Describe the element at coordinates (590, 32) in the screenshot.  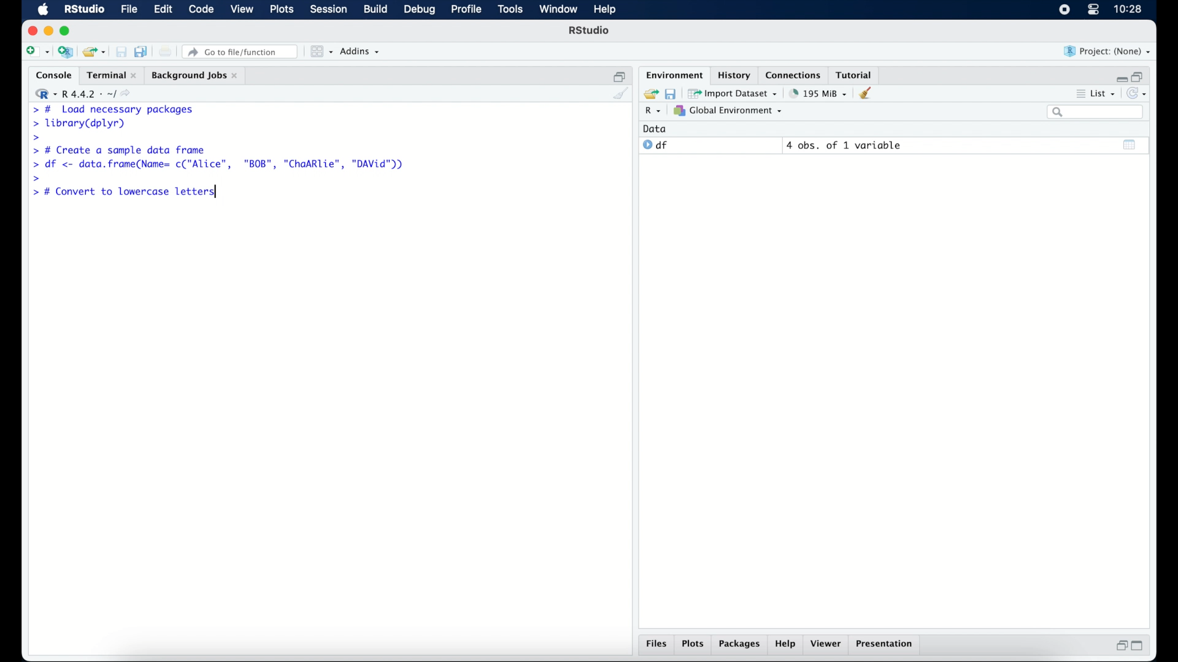
I see `R Studio` at that location.